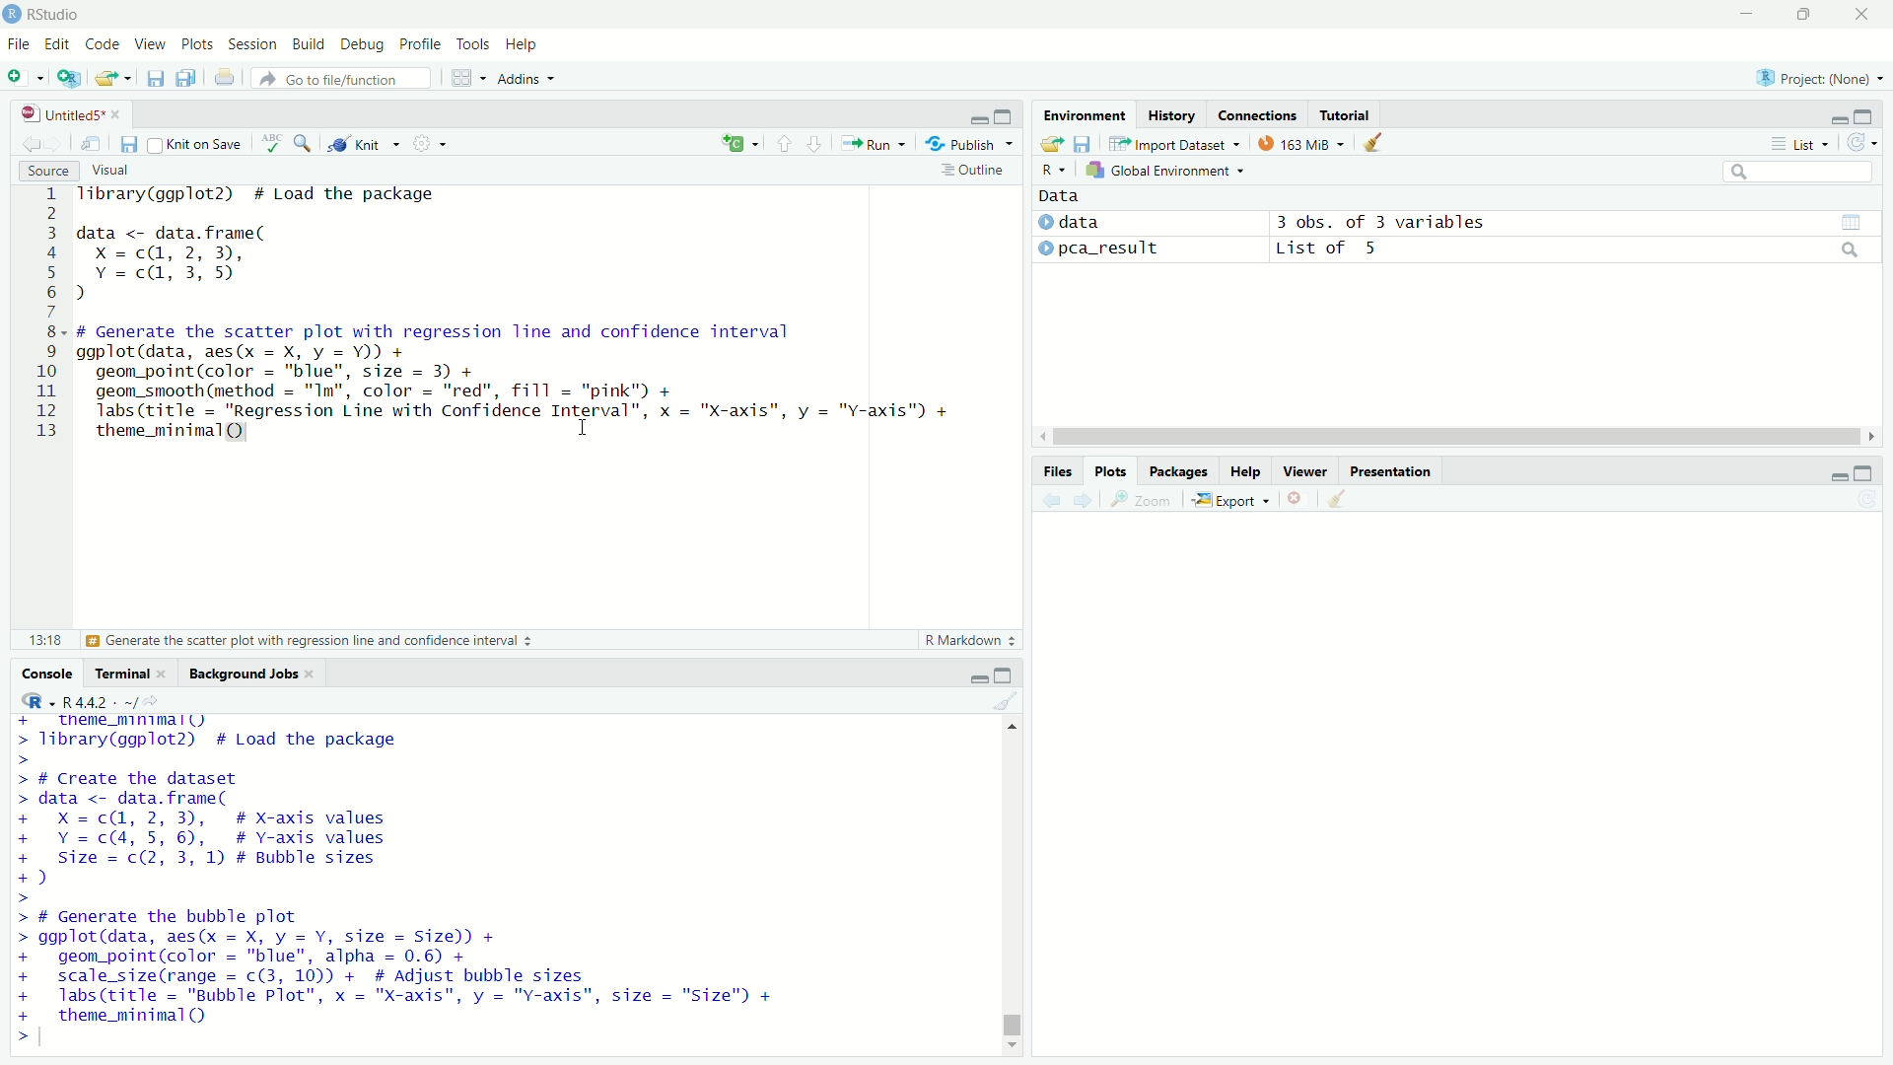  Describe the element at coordinates (24, 76) in the screenshot. I see `New file` at that location.